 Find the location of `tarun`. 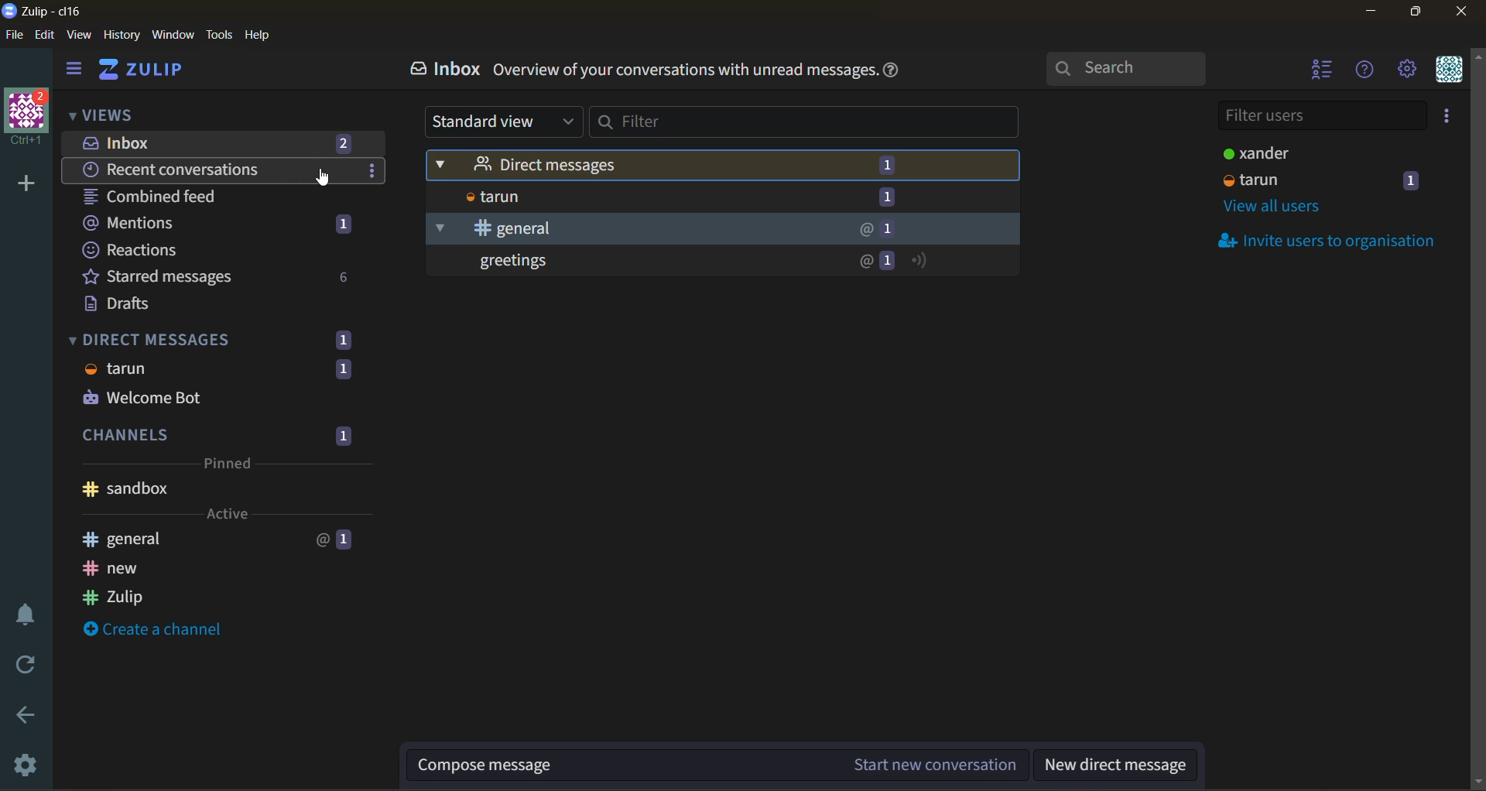

tarun is located at coordinates (218, 370).